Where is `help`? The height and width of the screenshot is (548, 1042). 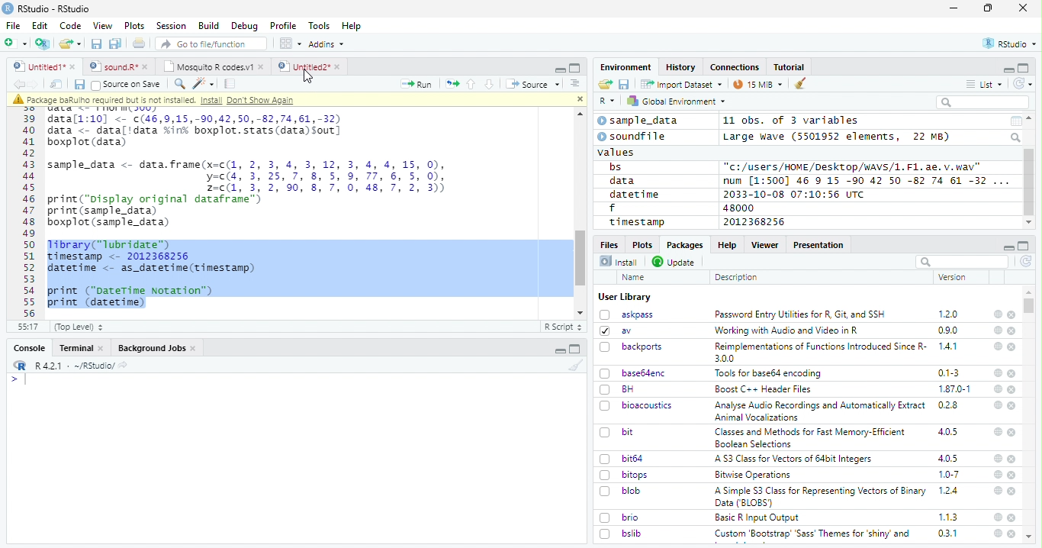 help is located at coordinates (996, 405).